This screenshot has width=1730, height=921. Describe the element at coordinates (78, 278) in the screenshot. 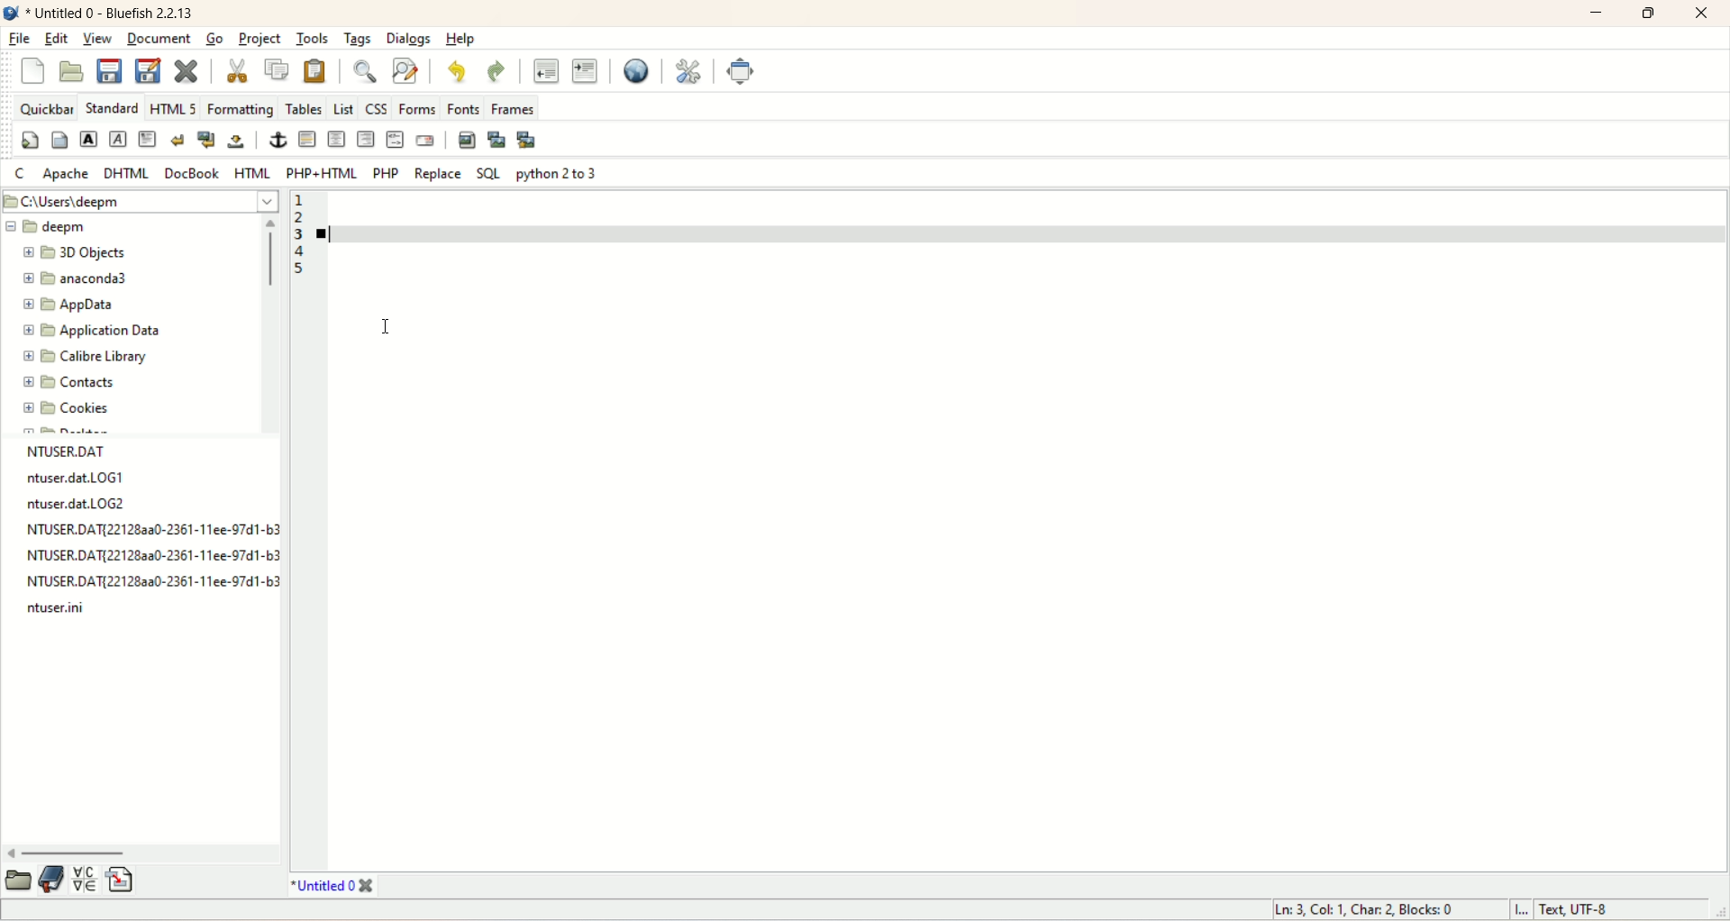

I see `anaconda` at that location.